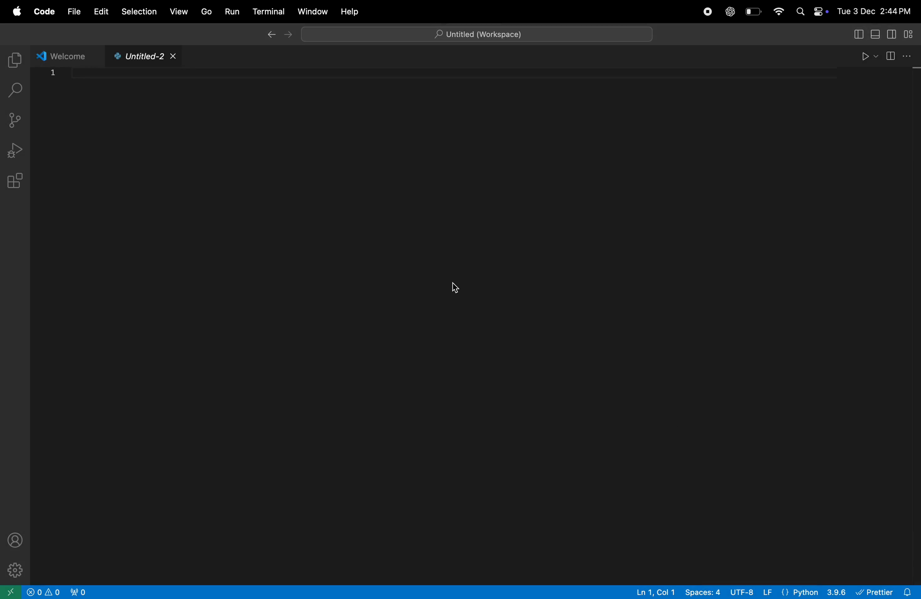 Image resolution: width=921 pixels, height=599 pixels. What do you see at coordinates (898, 55) in the screenshot?
I see `split editor` at bounding box center [898, 55].